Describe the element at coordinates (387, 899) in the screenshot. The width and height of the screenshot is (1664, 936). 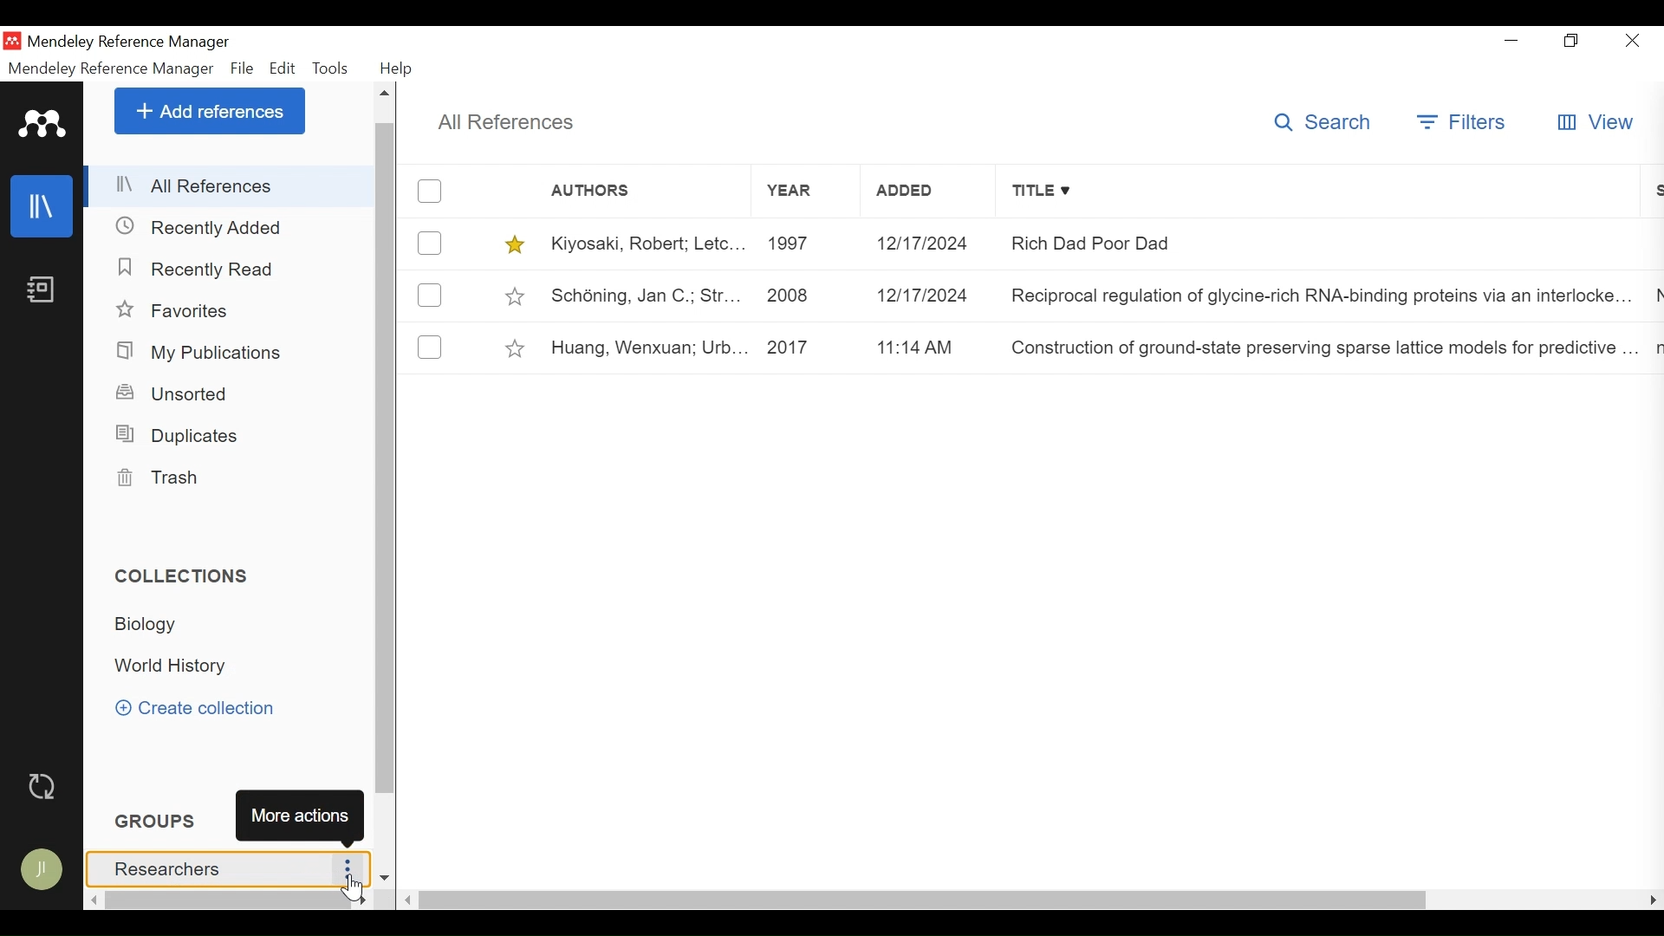
I see `Scroll down` at that location.